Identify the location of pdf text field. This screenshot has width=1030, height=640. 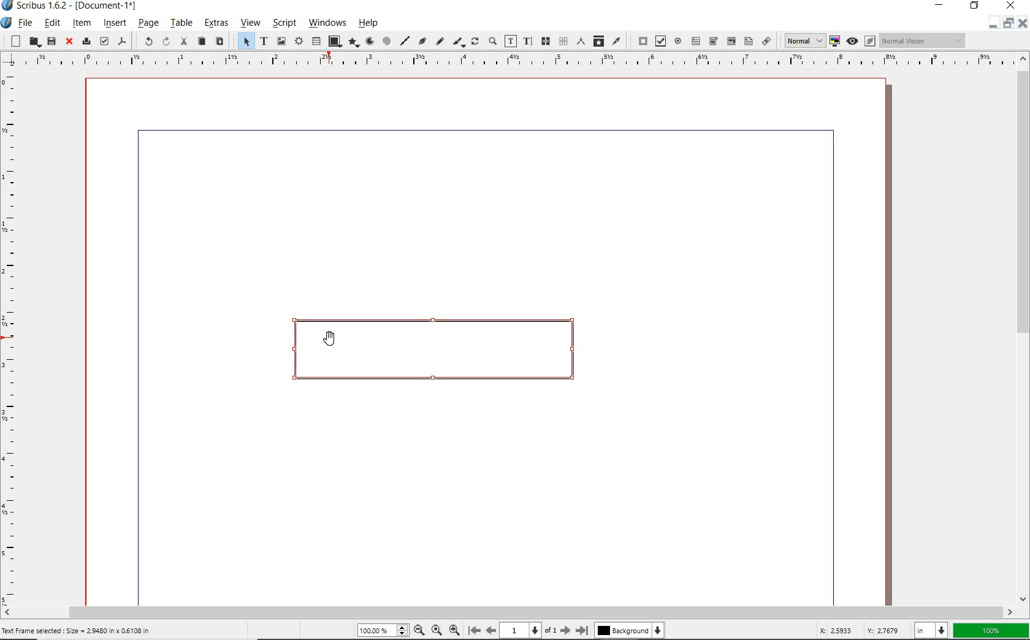
(695, 40).